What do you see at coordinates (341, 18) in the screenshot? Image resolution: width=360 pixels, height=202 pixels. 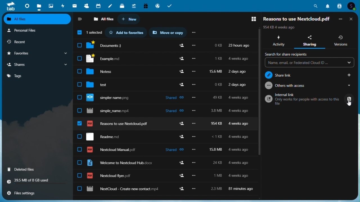 I see `More options` at bounding box center [341, 18].